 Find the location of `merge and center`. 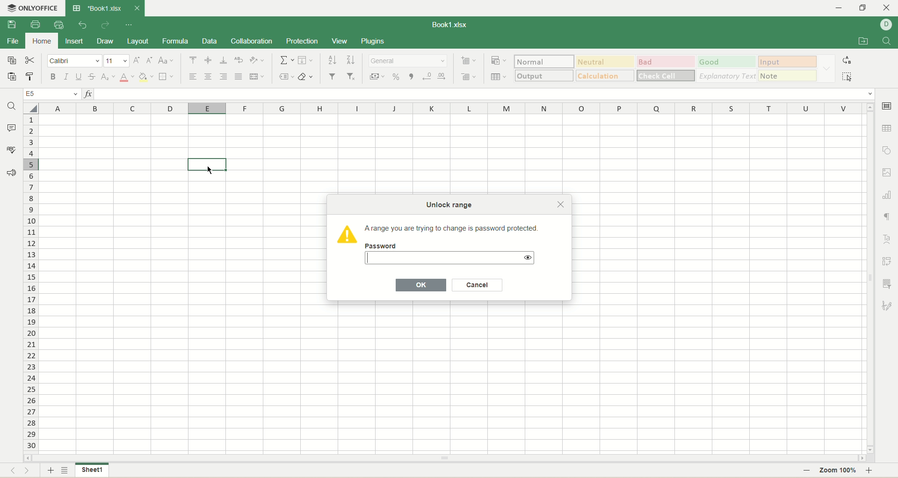

merge and center is located at coordinates (257, 77).